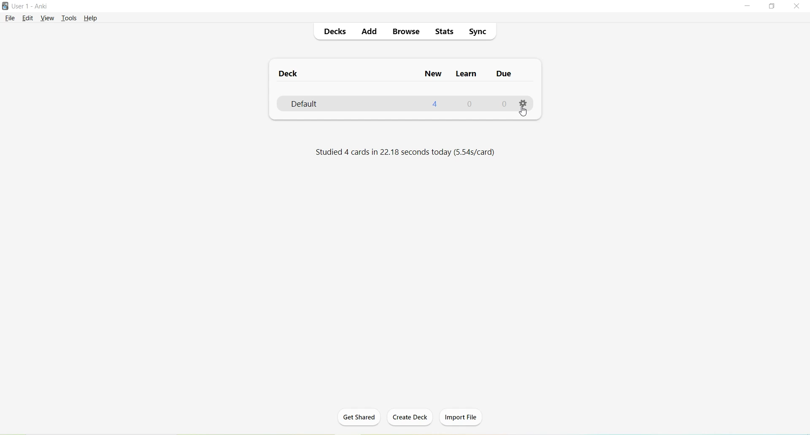 This screenshot has width=810, height=435. Describe the element at coordinates (460, 417) in the screenshot. I see `Import File` at that location.